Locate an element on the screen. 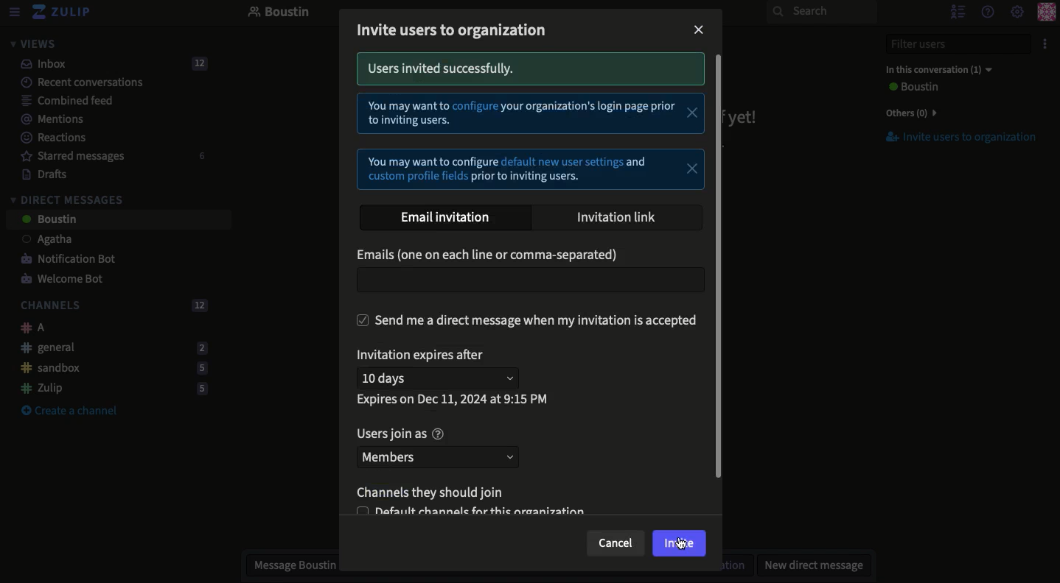 The image size is (1060, 583). User is located at coordinates (911, 88).